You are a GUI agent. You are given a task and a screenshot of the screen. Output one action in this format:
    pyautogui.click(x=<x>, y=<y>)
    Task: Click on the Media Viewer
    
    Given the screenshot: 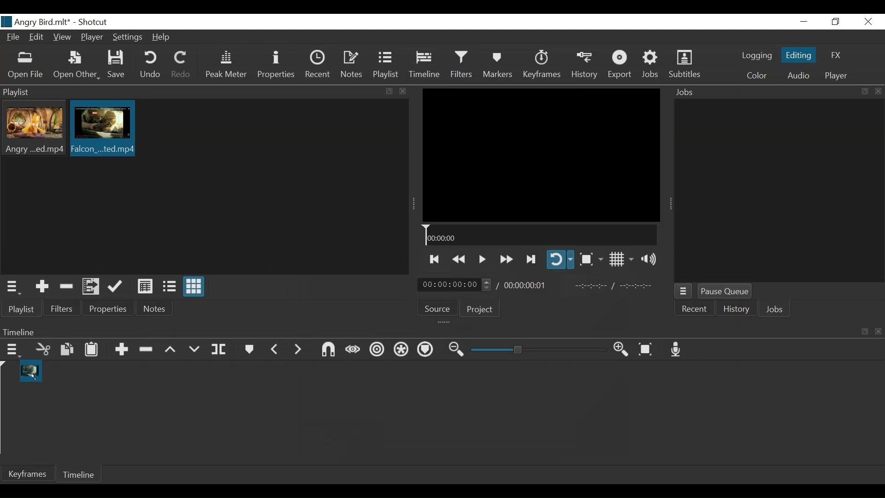 What is the action you would take?
    pyautogui.click(x=541, y=153)
    